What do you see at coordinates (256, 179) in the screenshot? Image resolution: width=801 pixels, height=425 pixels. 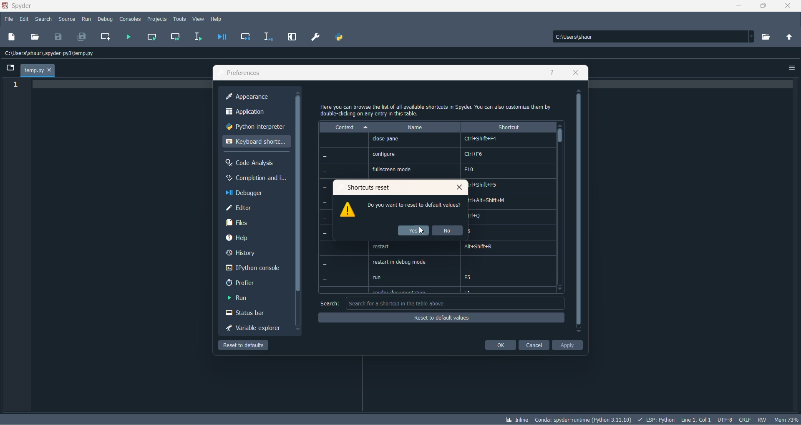 I see `completion` at bounding box center [256, 179].